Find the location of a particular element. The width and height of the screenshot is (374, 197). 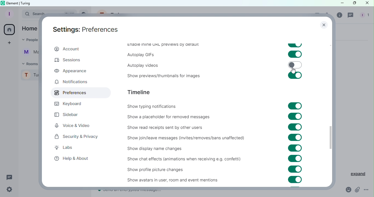

Toggle is located at coordinates (295, 45).